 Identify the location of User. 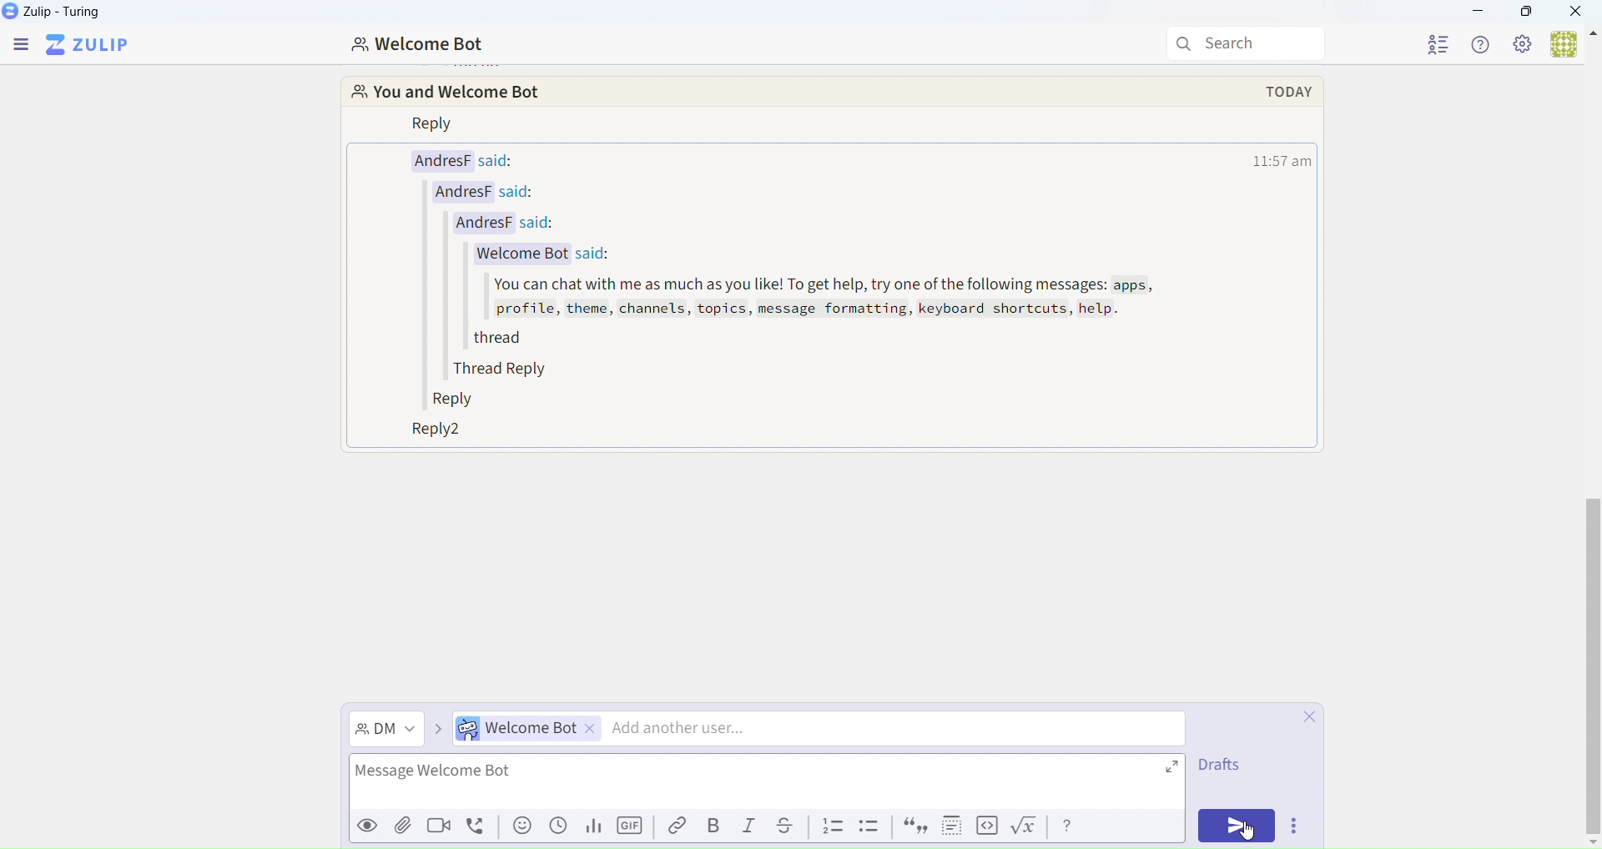
(1575, 44).